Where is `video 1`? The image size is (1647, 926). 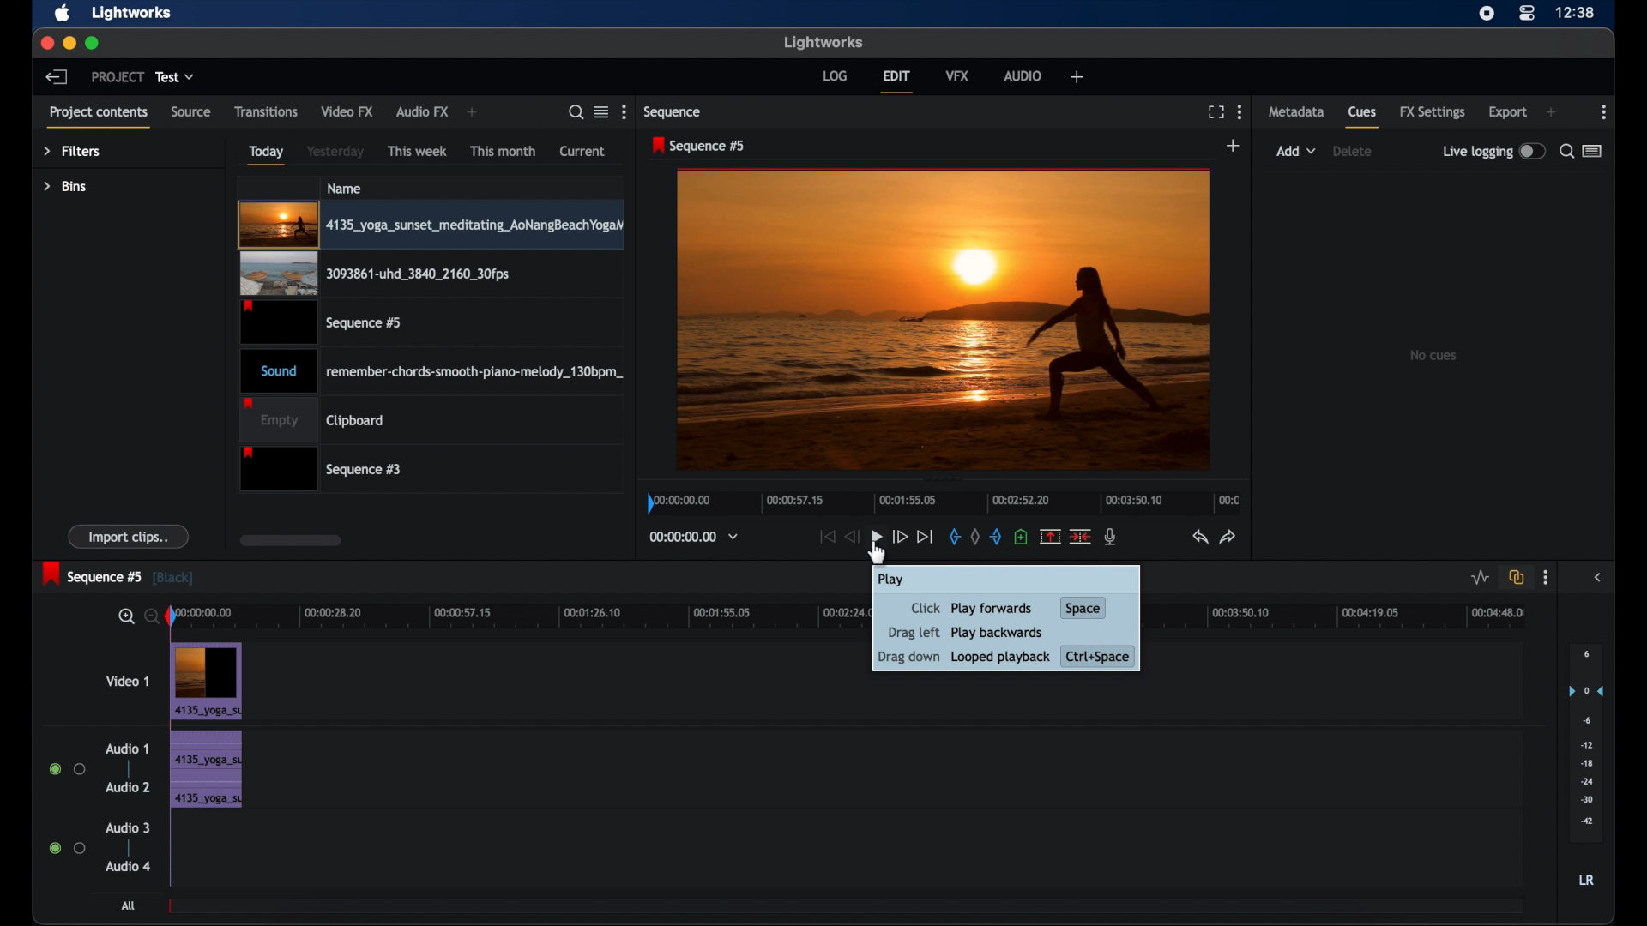 video 1 is located at coordinates (129, 682).